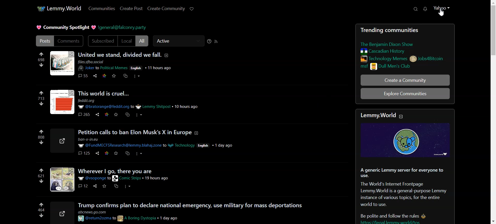 The width and height of the screenshot is (496, 224). What do you see at coordinates (62, 63) in the screenshot?
I see `profile picture` at bounding box center [62, 63].